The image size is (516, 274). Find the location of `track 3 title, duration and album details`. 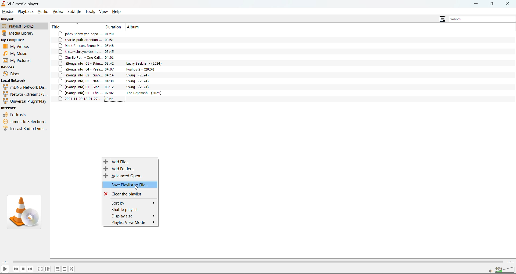

track 3 title, duration and album details is located at coordinates (98, 46).